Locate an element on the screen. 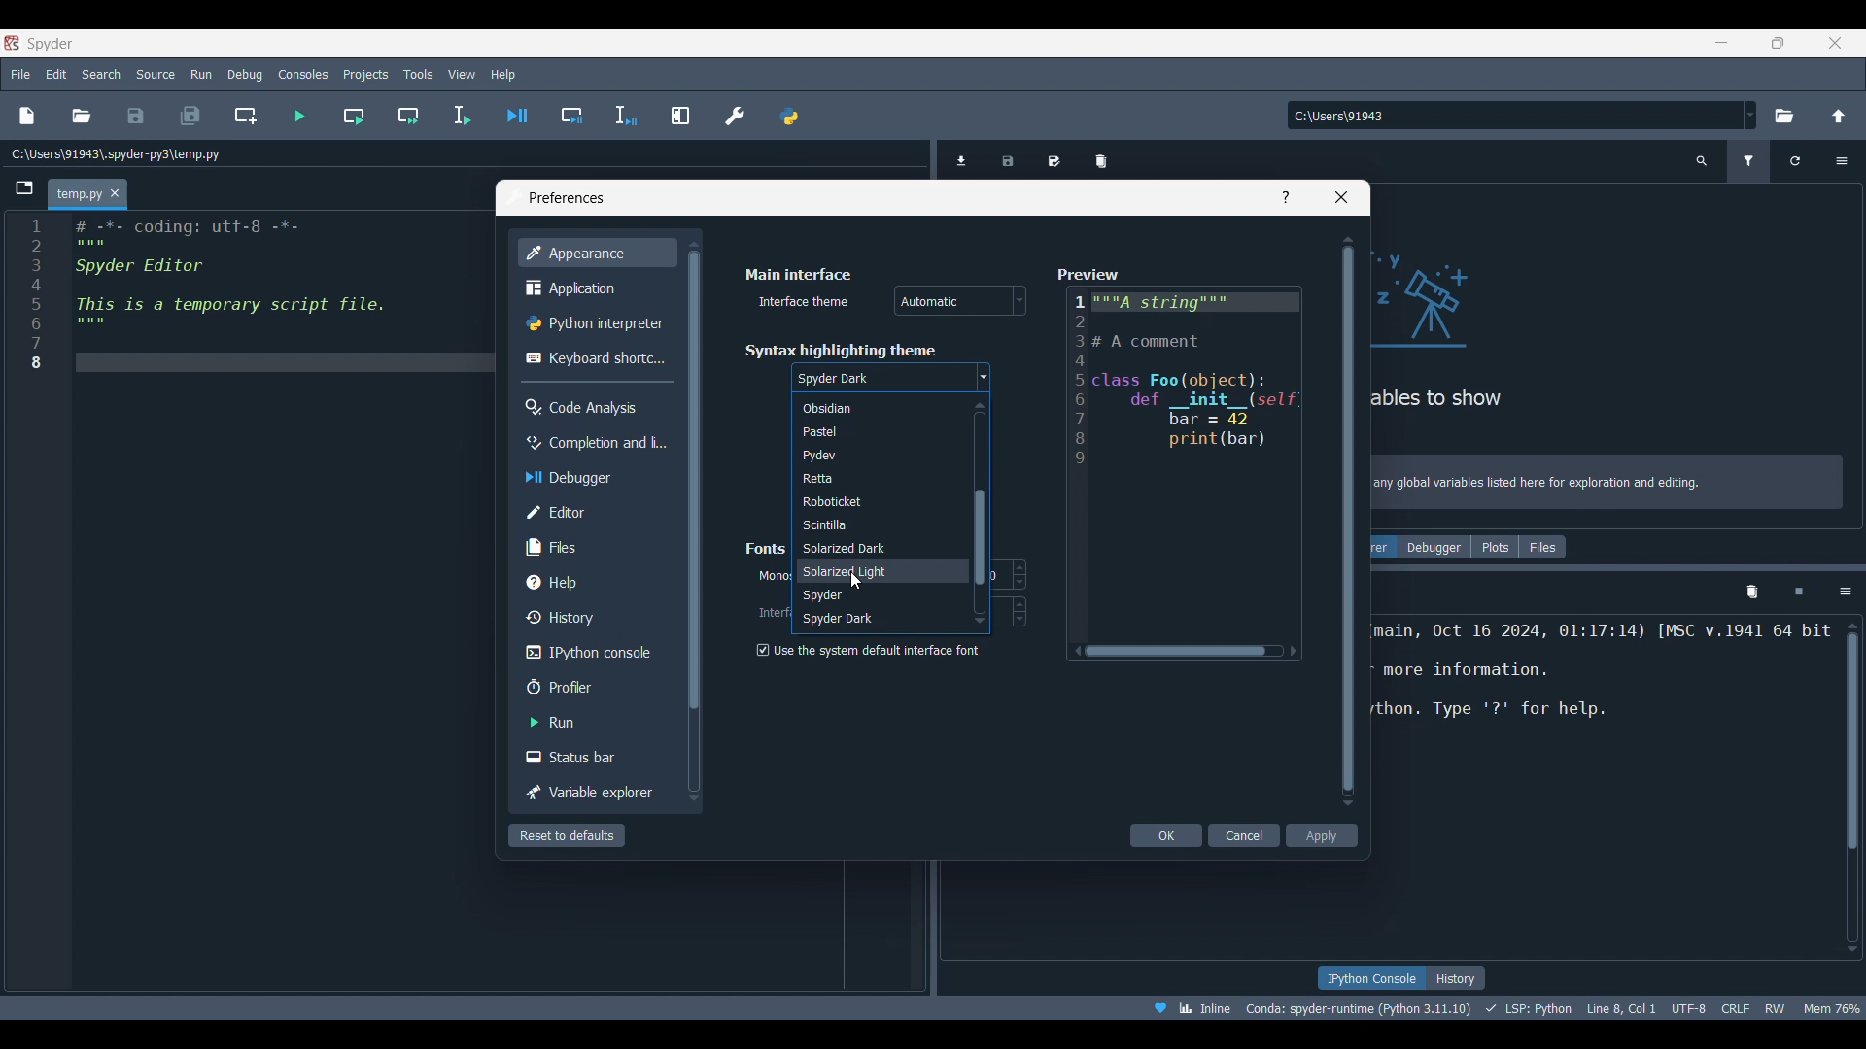  Save all files is located at coordinates (191, 116).